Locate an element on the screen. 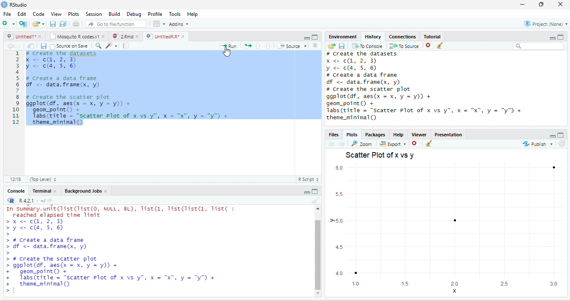 The image size is (570, 301). UntitledR.R* is located at coordinates (162, 36).